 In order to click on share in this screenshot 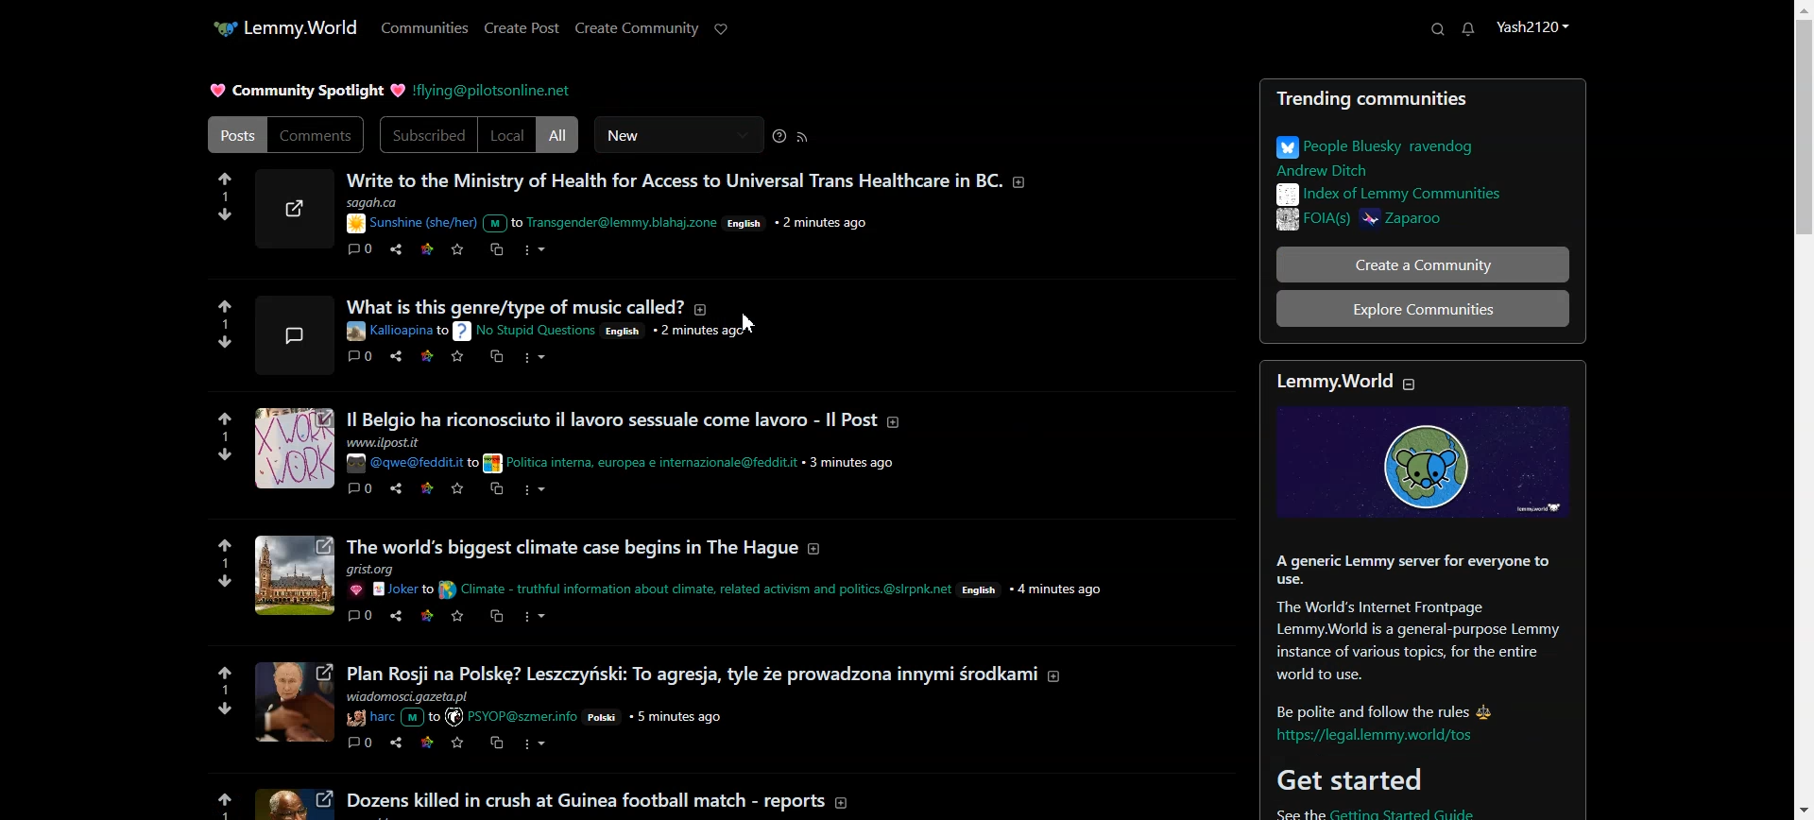, I will do `click(398, 365)`.